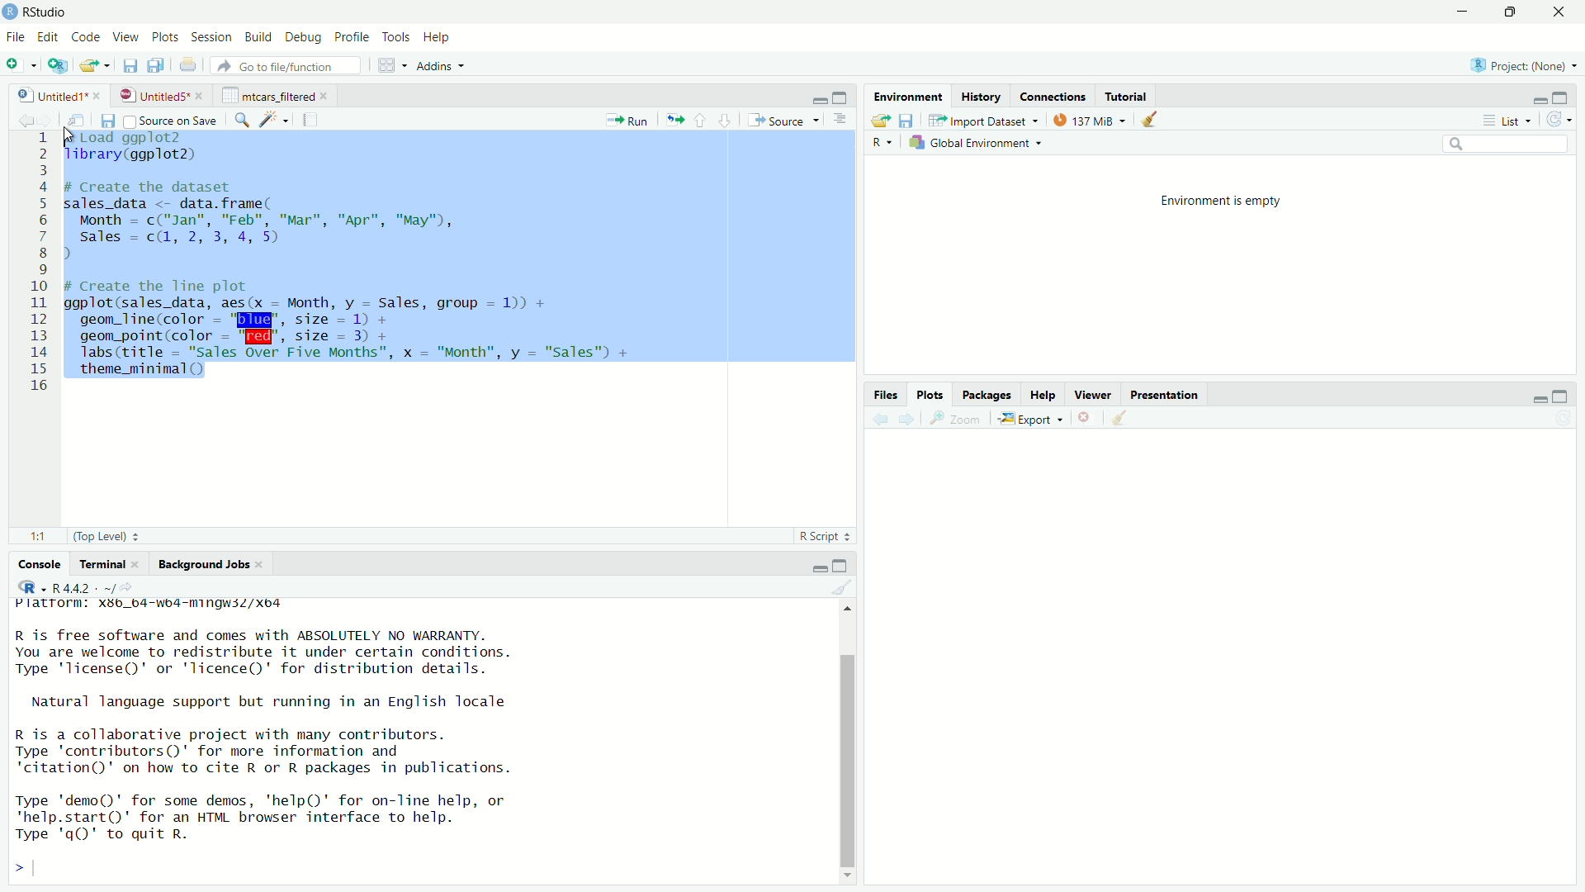 The width and height of the screenshot is (1585, 892). I want to click on line numbers, so click(42, 264).